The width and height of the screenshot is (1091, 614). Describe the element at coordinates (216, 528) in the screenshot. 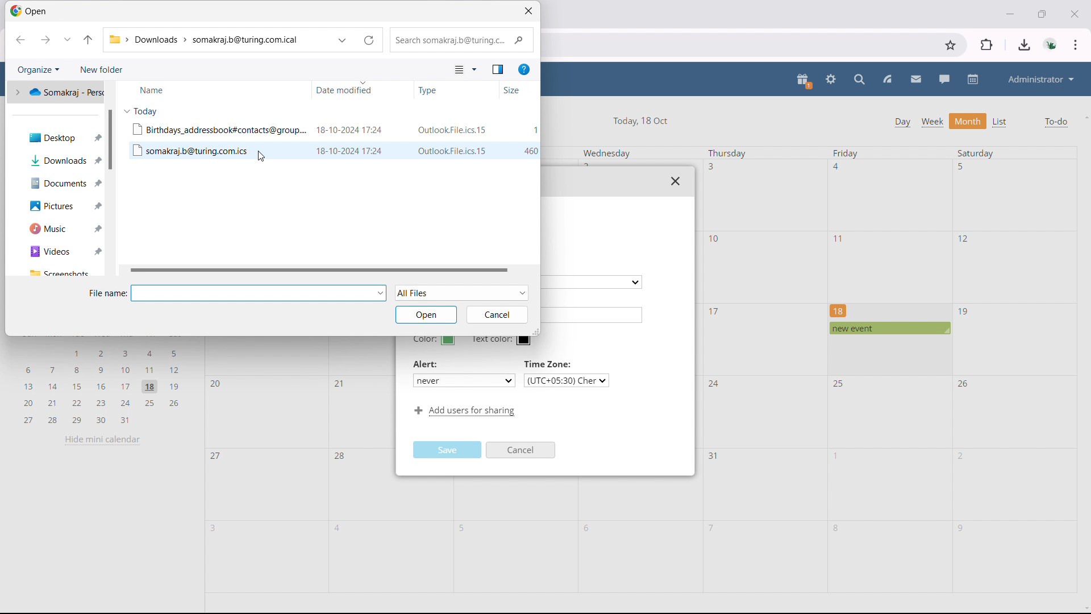

I see `3` at that location.